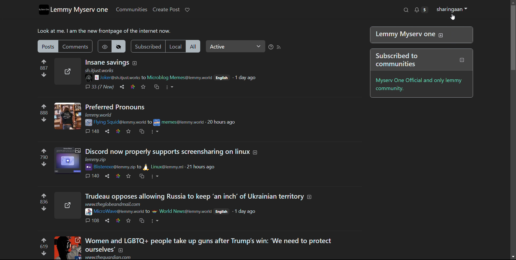 This screenshot has width=516, height=260. What do you see at coordinates (178, 211) in the screenshot?
I see `to world news@lemmy.work` at bounding box center [178, 211].